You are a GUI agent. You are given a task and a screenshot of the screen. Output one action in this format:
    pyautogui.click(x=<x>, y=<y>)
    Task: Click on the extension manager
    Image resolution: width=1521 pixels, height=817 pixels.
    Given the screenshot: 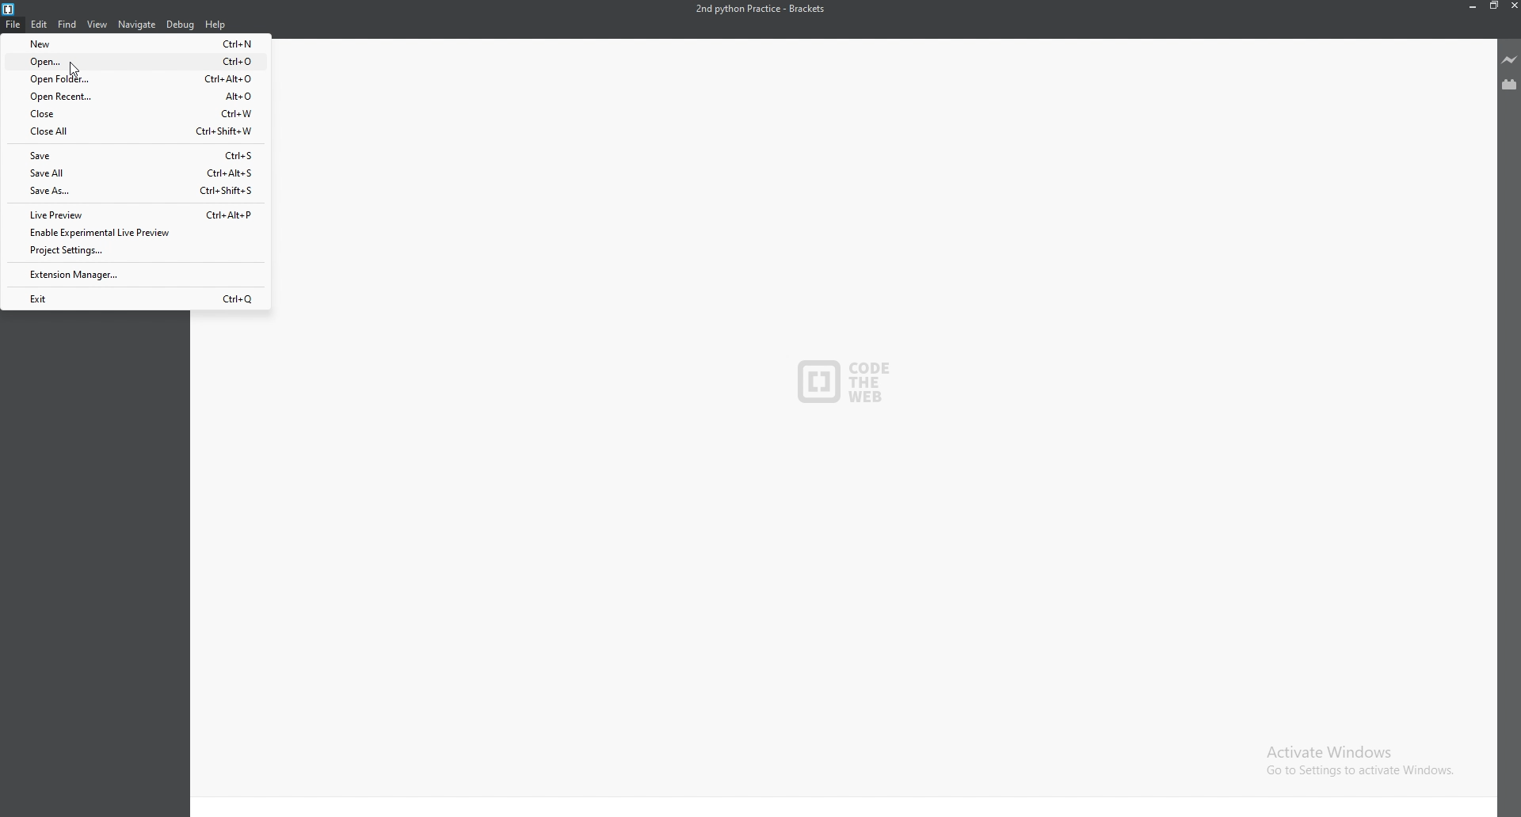 What is the action you would take?
    pyautogui.click(x=135, y=275)
    